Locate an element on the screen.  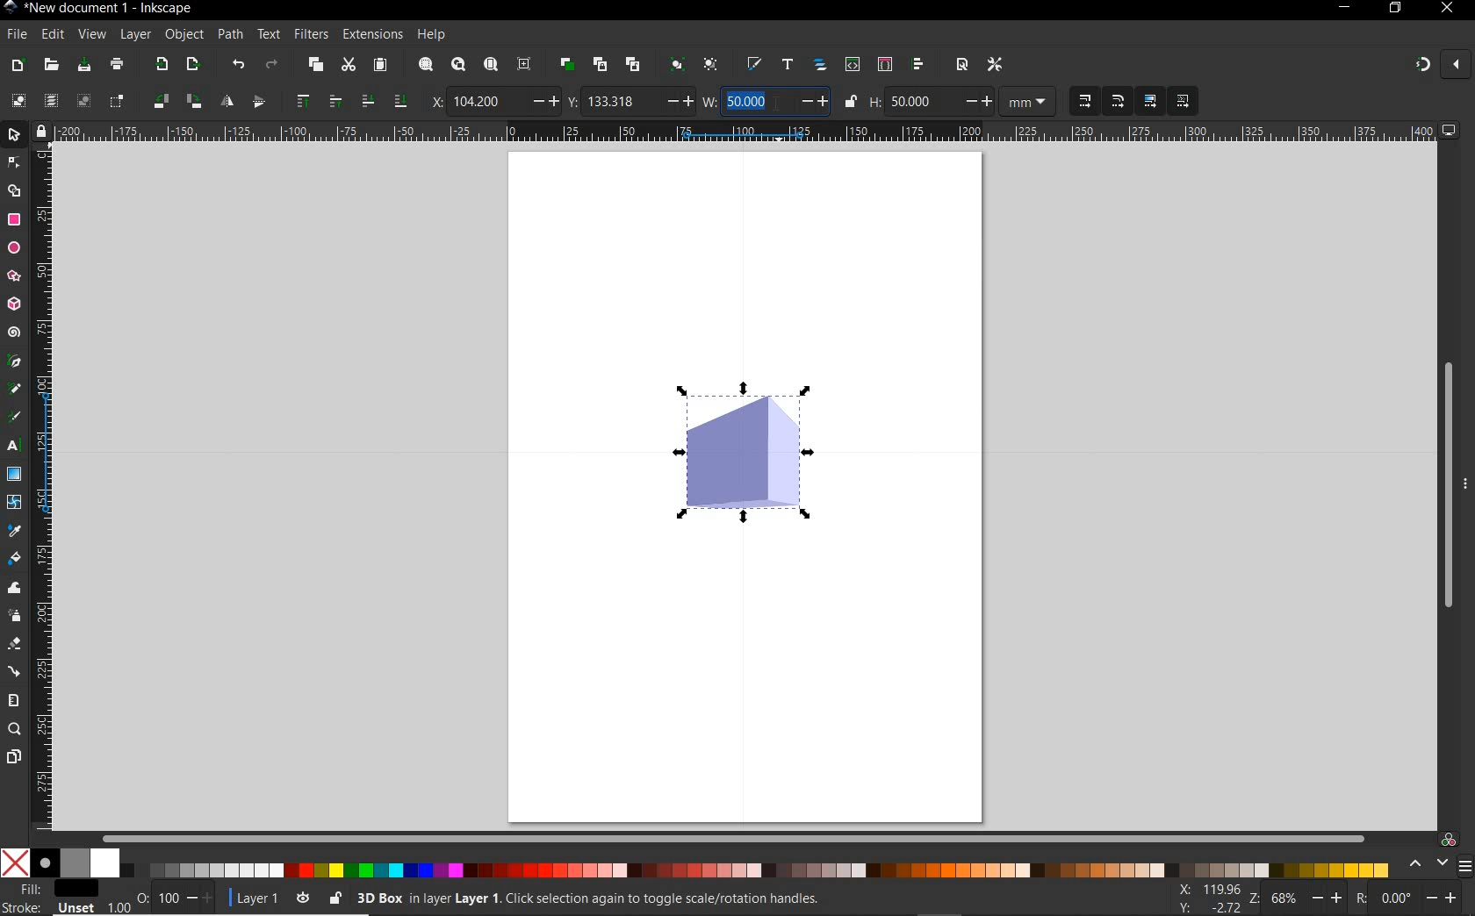
increase/decrease is located at coordinates (1443, 898).